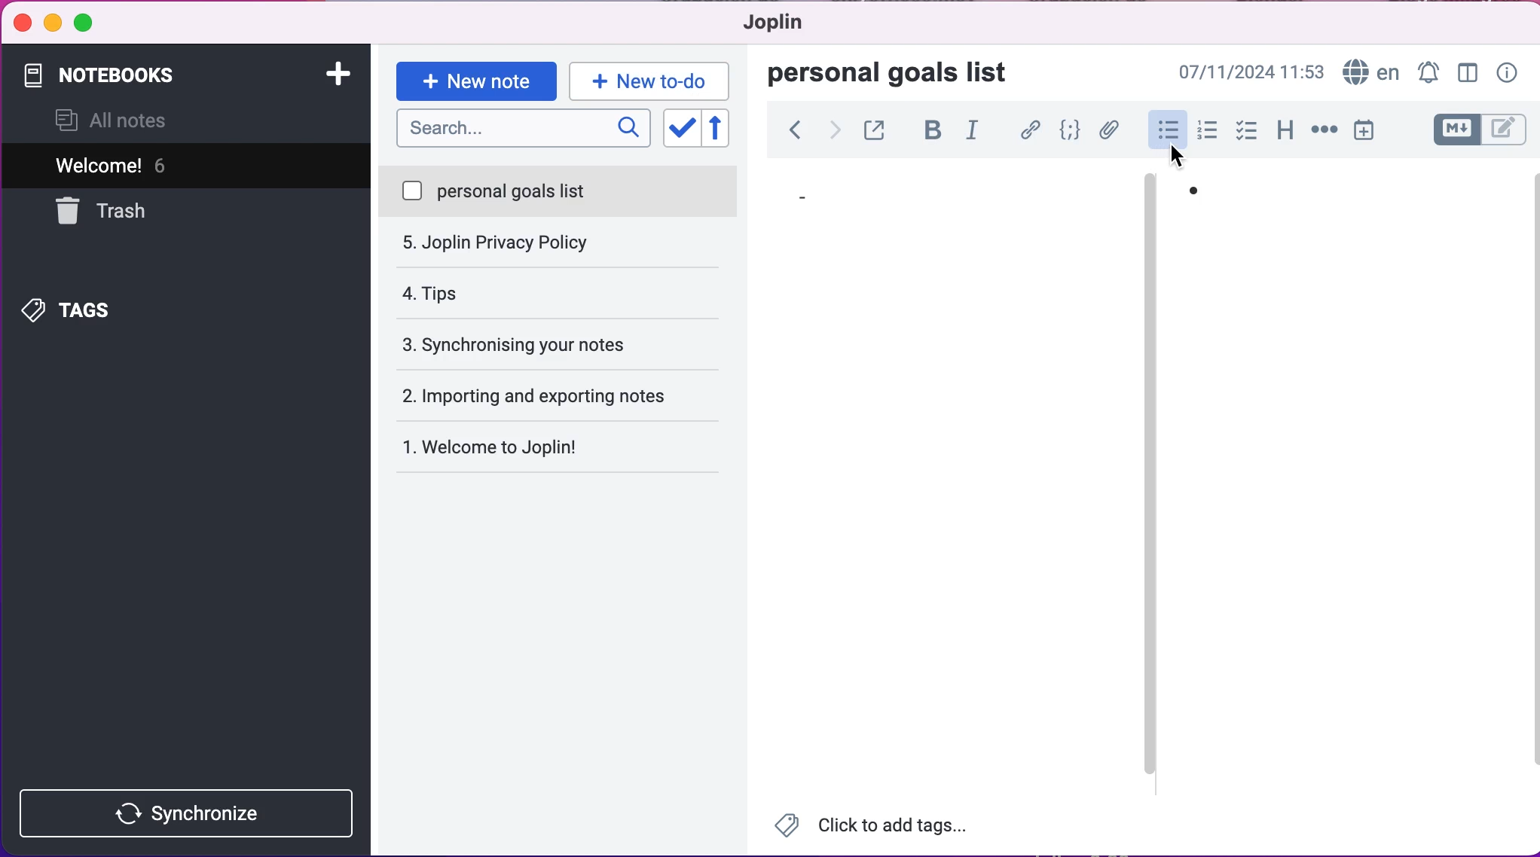 The image size is (1540, 857). What do you see at coordinates (875, 133) in the screenshot?
I see `toggle external editing` at bounding box center [875, 133].